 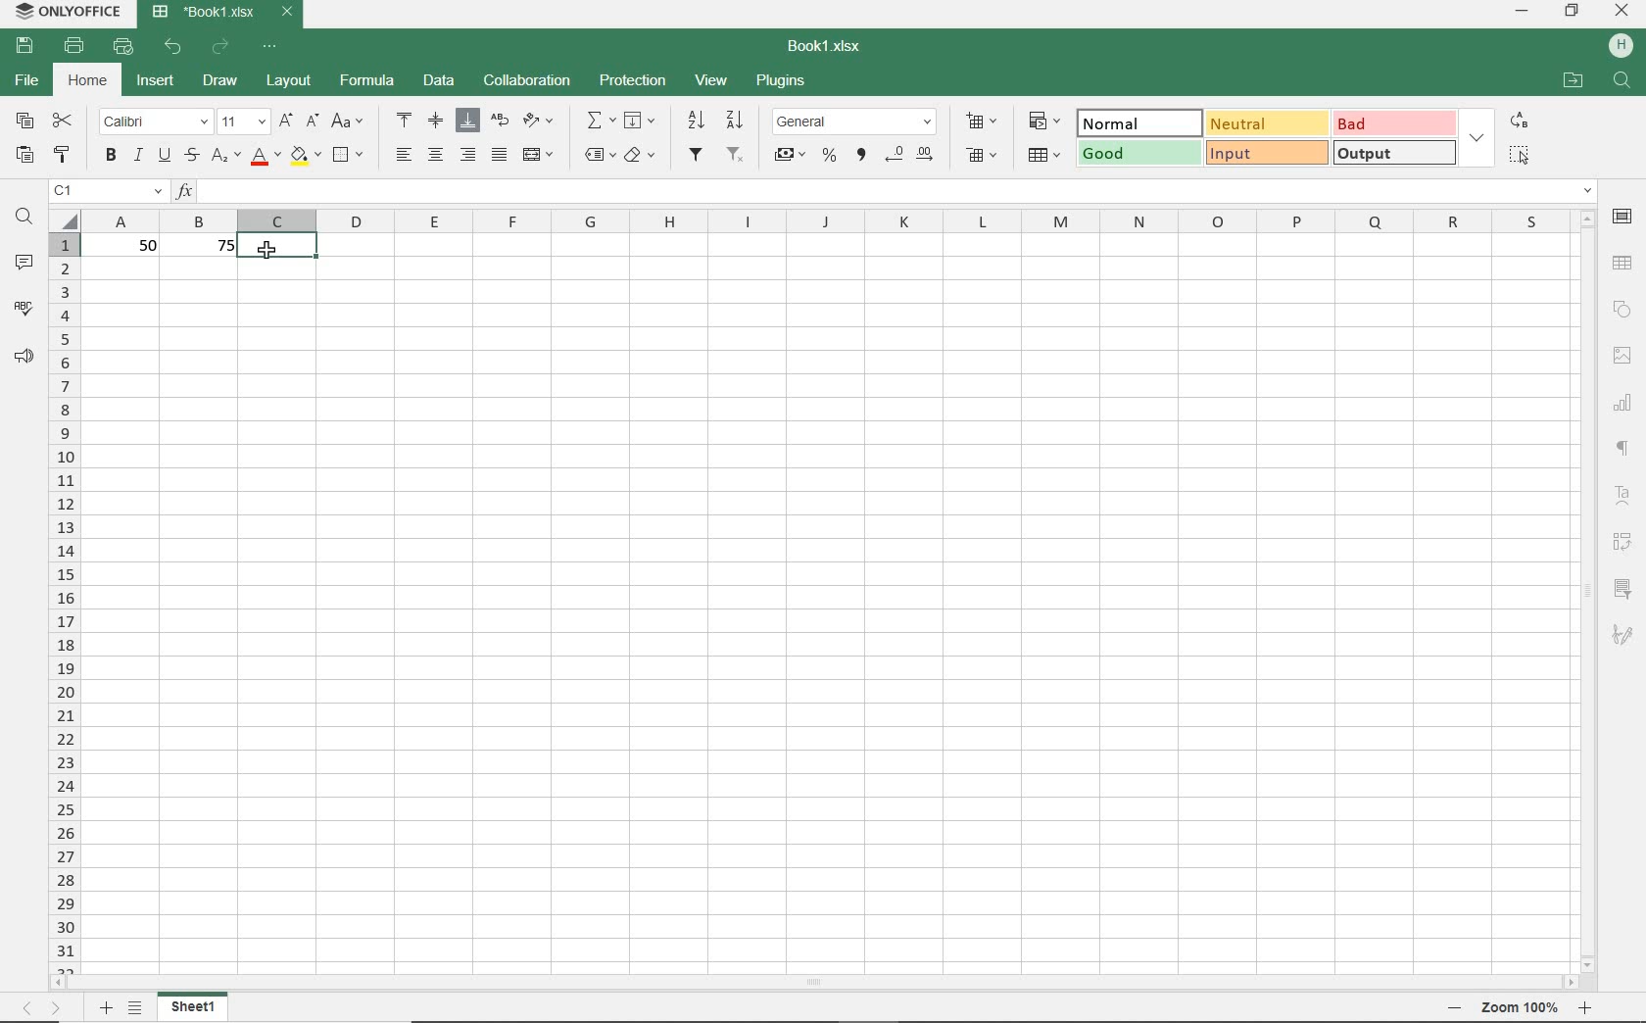 What do you see at coordinates (1573, 80) in the screenshot?
I see `open file location` at bounding box center [1573, 80].